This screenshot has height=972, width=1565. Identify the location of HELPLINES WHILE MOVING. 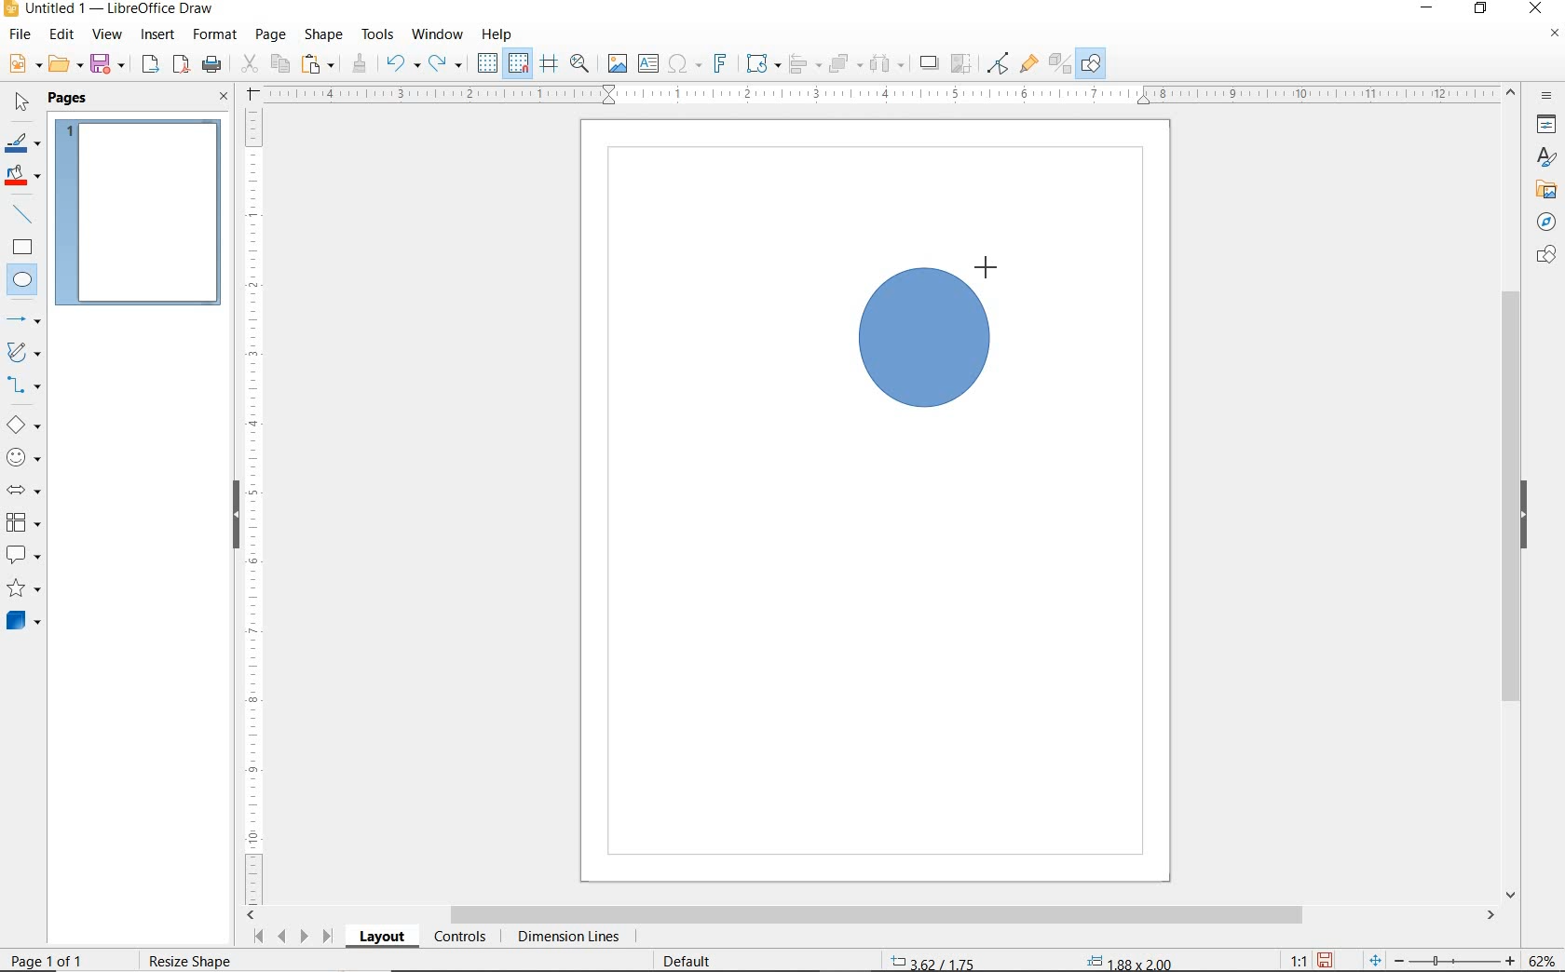
(549, 64).